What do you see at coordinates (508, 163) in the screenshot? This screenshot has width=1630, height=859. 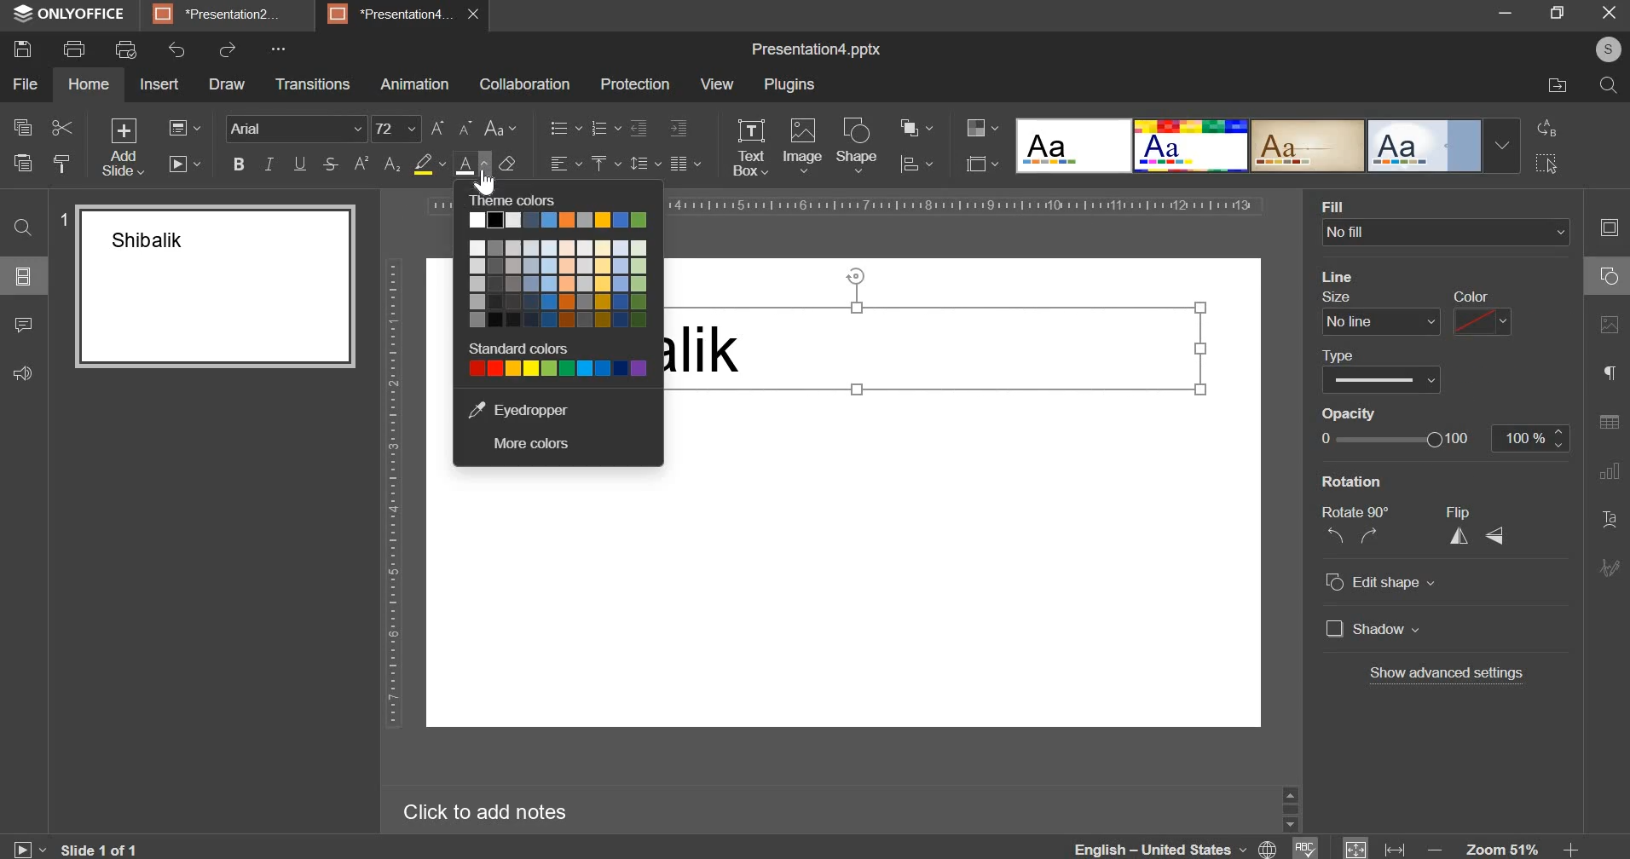 I see `clear style` at bounding box center [508, 163].